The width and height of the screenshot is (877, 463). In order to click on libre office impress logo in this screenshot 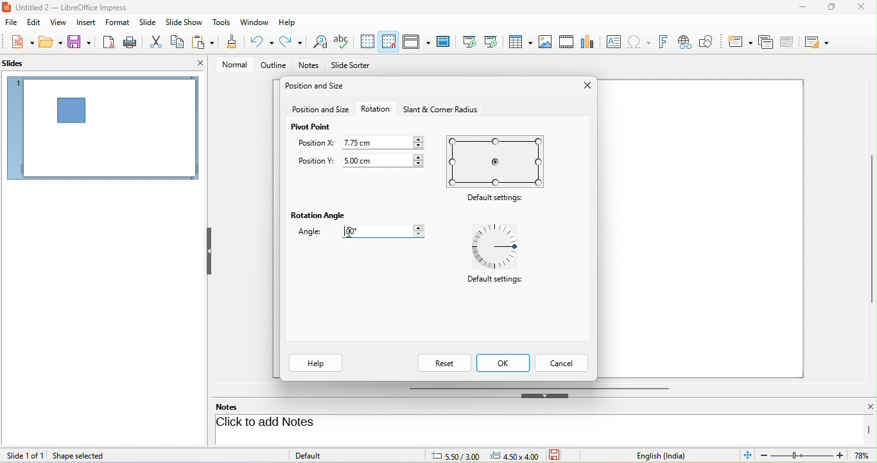, I will do `click(6, 6)`.